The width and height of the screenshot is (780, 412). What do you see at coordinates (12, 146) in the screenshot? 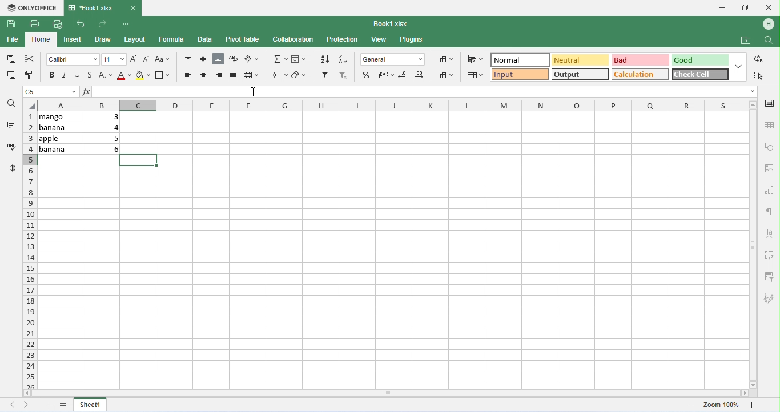
I see `spell checking` at bounding box center [12, 146].